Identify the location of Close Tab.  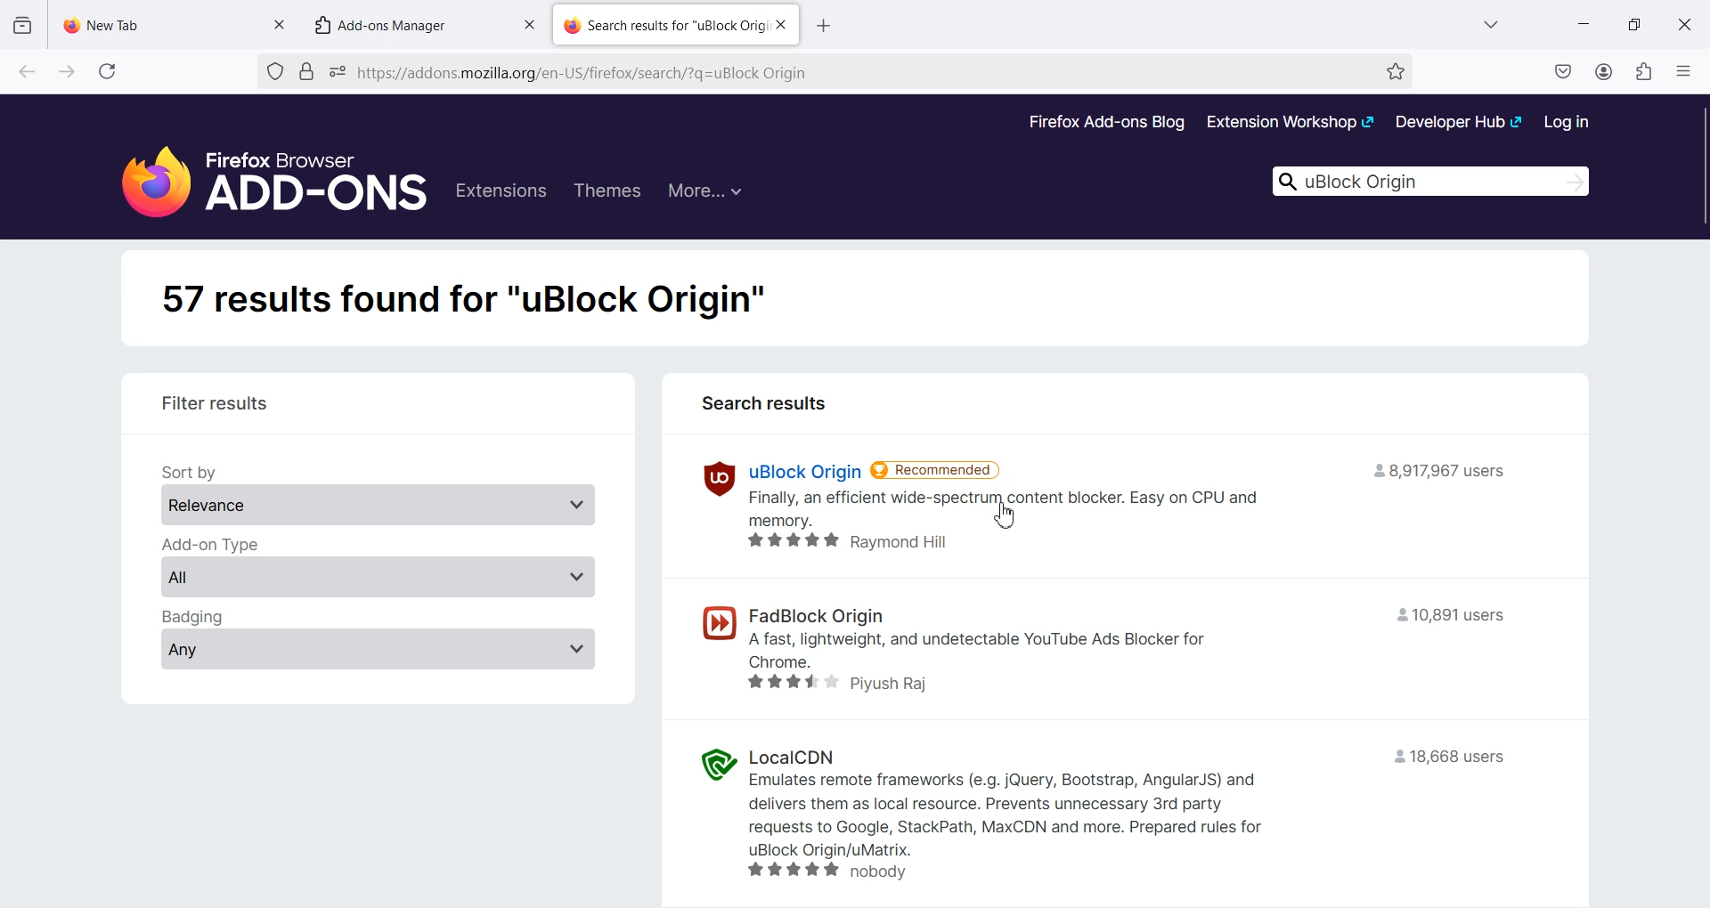
(781, 26).